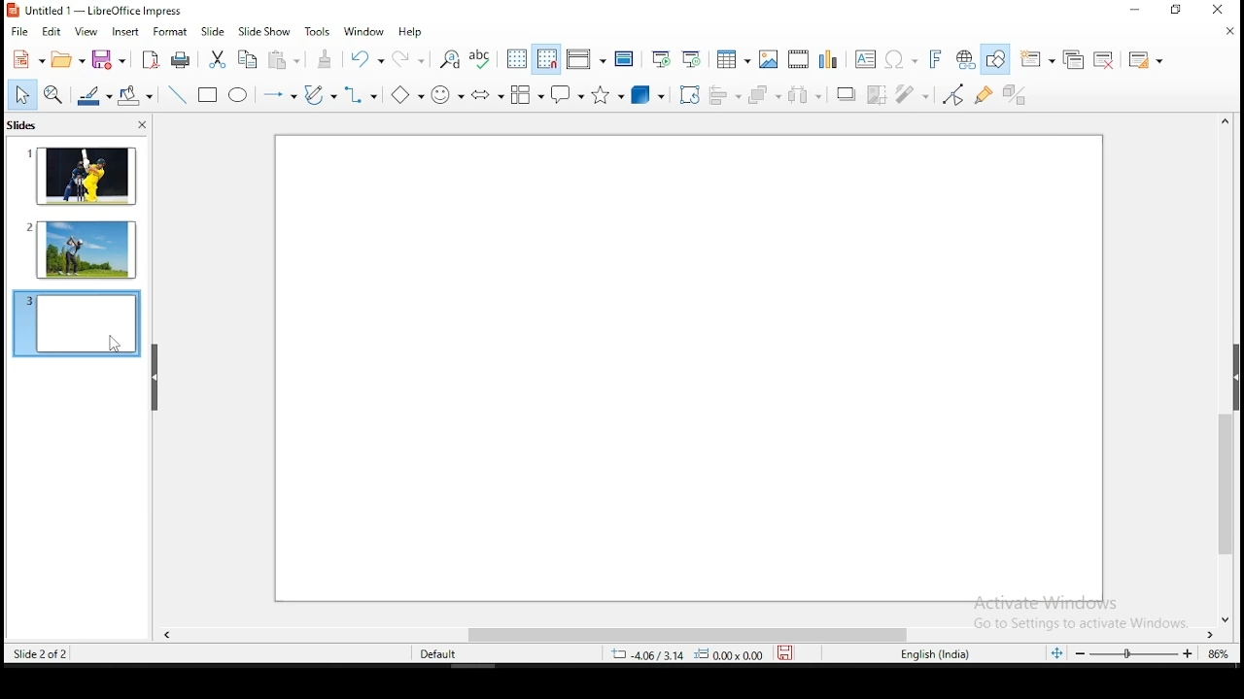 The width and height of the screenshot is (1244, 699). I want to click on show gluepoint functions, so click(985, 94).